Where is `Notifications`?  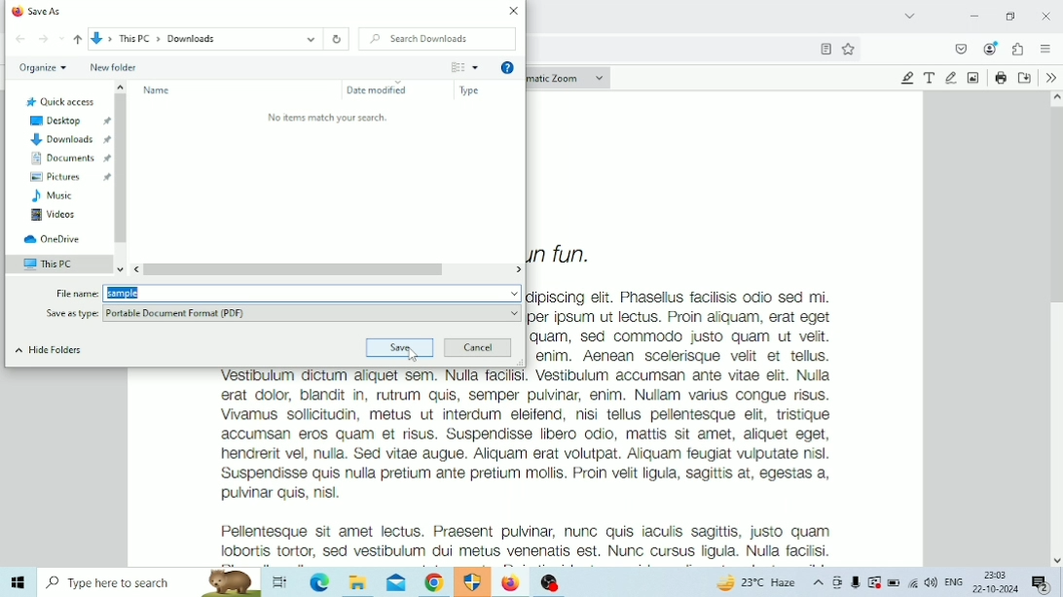
Notifications is located at coordinates (1042, 584).